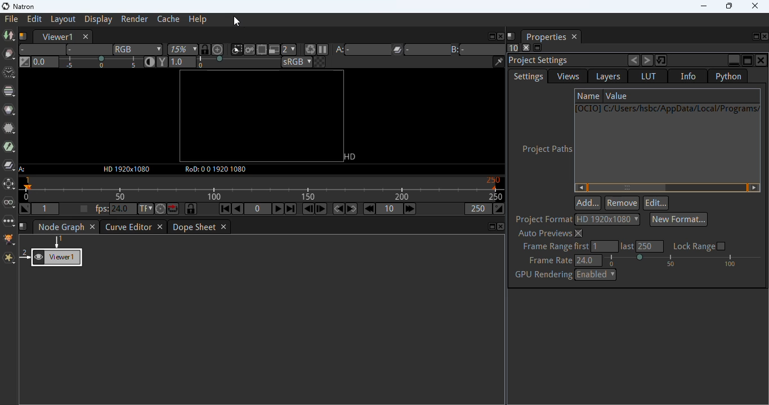 This screenshot has height=405, width=769. Describe the element at coordinates (34, 19) in the screenshot. I see `edit` at that location.